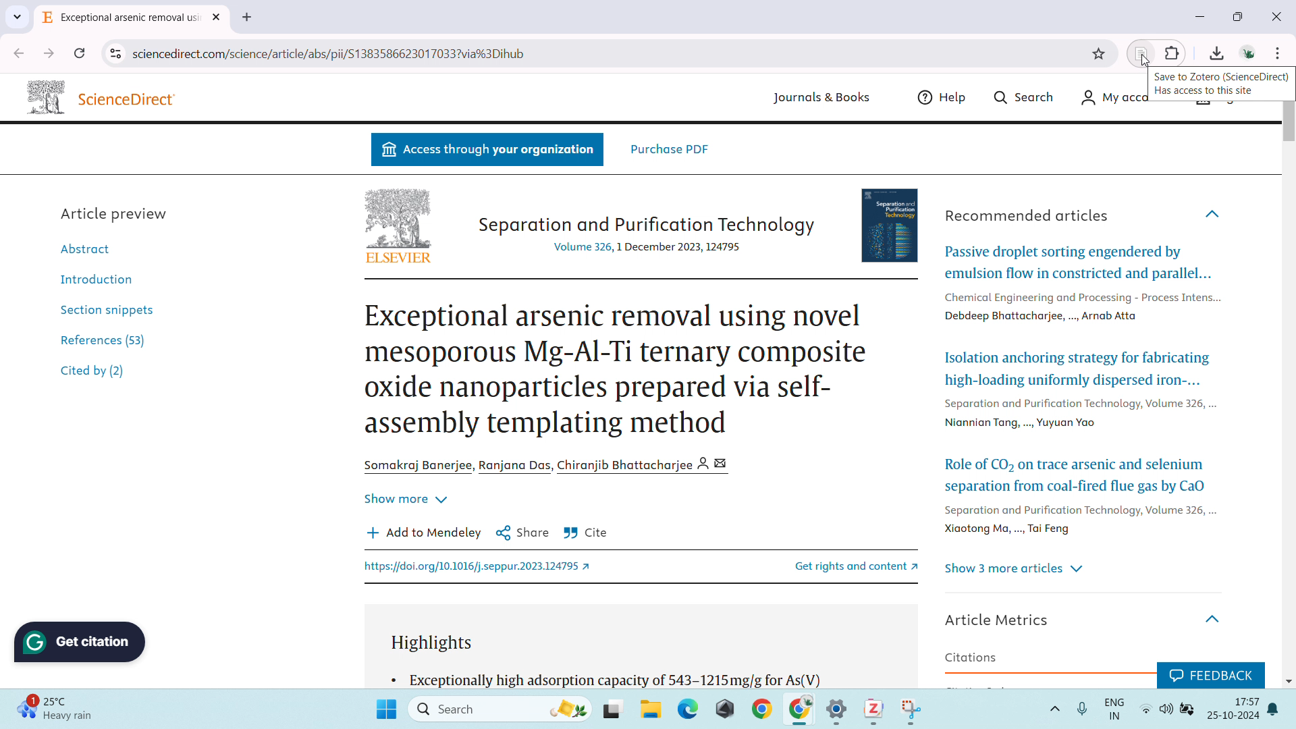  I want to click on Exceptional arsenic removal using novel mesoporous Mg-Al-Ti ternary composite oxide nanoparticles prepared via self-assembly templating method, so click(617, 370).